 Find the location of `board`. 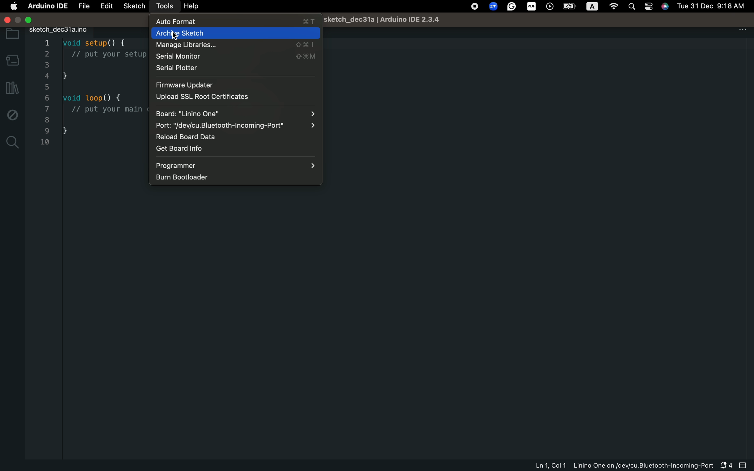

board is located at coordinates (233, 114).